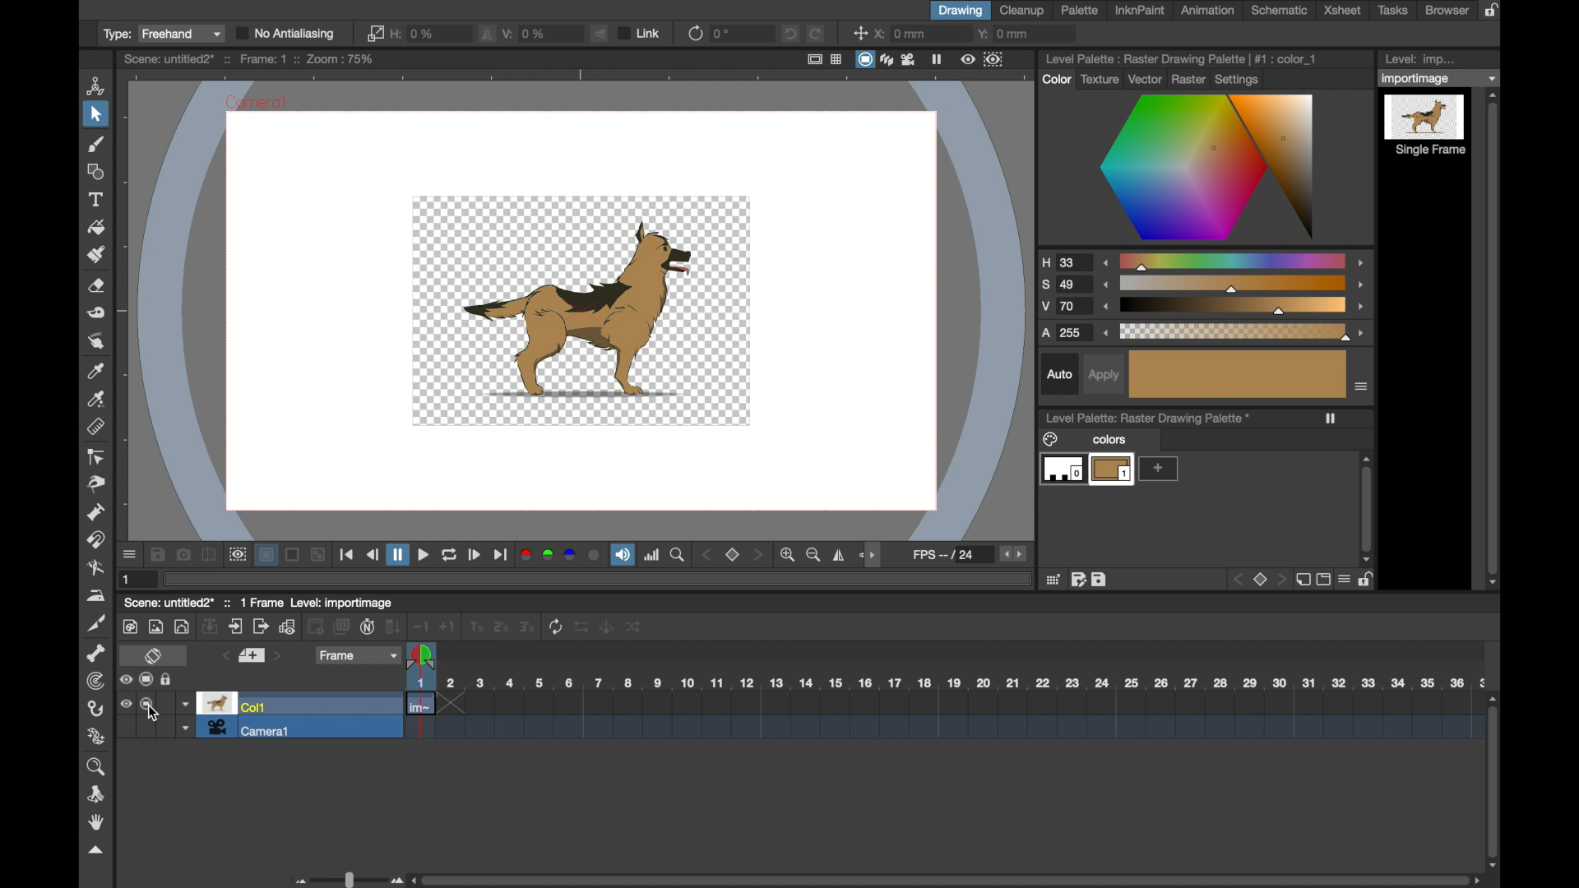 The image size is (1579, 888). Describe the element at coordinates (95, 427) in the screenshot. I see `ruler tool` at that location.